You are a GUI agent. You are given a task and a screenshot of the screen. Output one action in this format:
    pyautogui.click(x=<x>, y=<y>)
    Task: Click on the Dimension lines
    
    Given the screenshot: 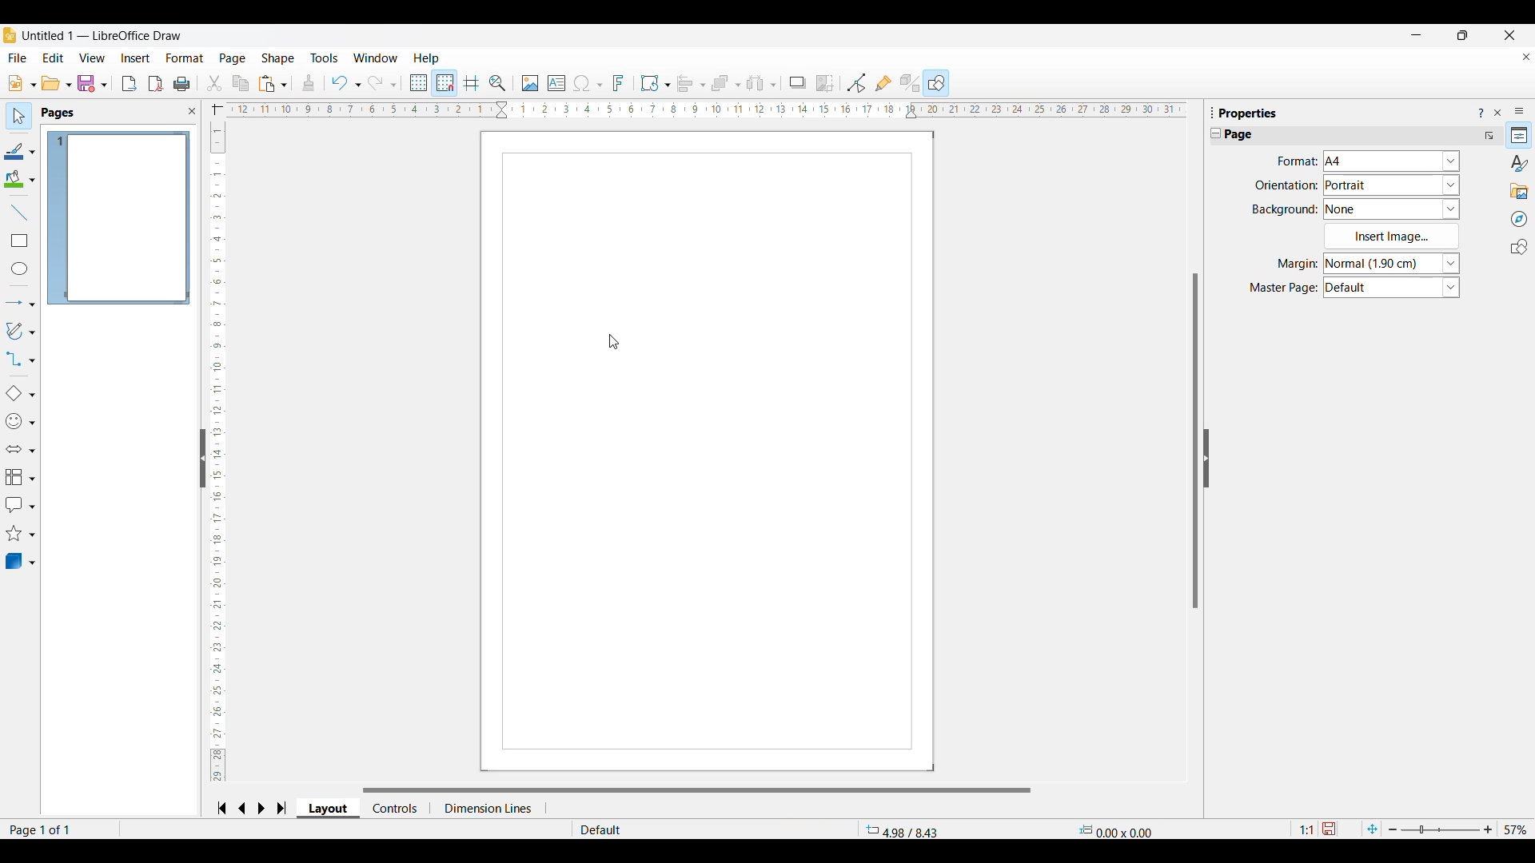 What is the action you would take?
    pyautogui.click(x=494, y=808)
    